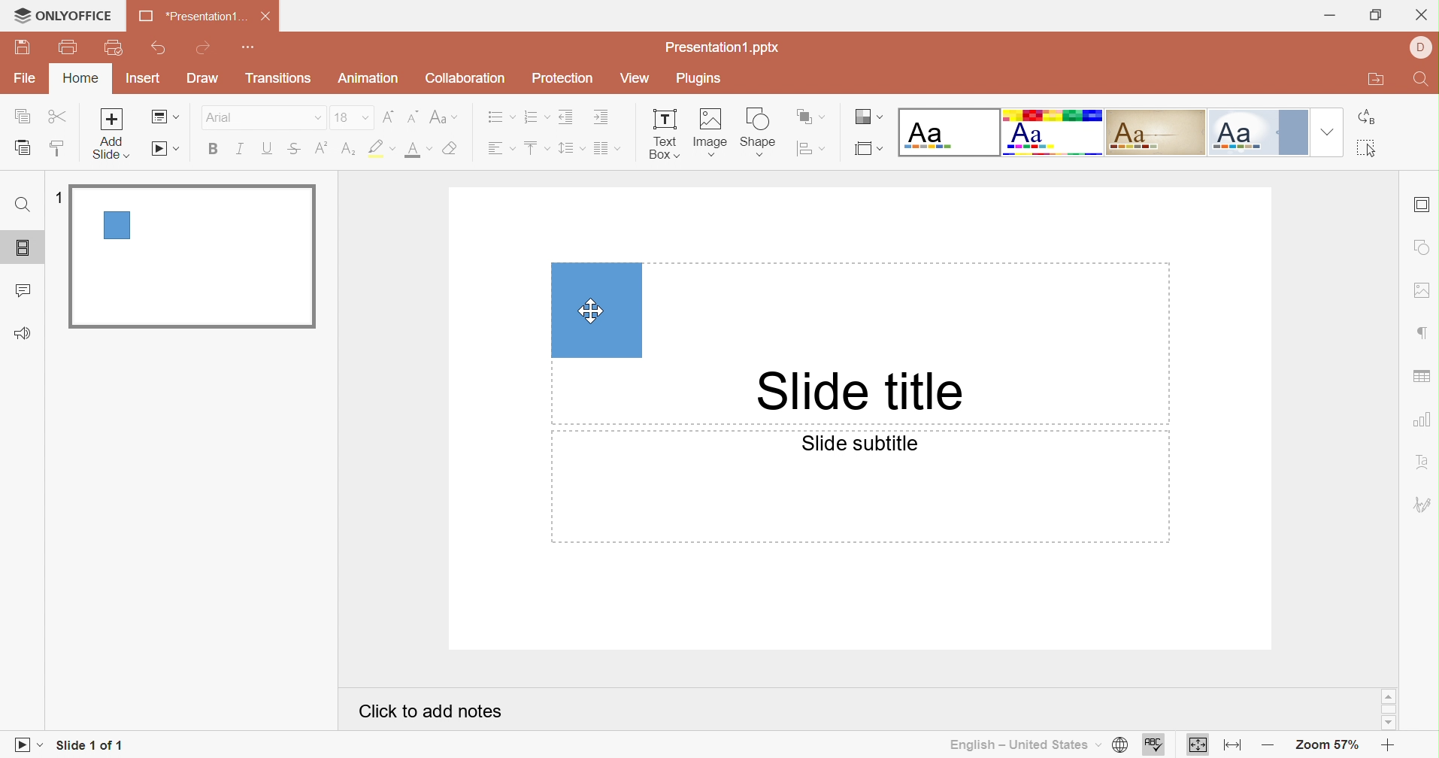 The width and height of the screenshot is (1439, 758). I want to click on 1, so click(61, 200).